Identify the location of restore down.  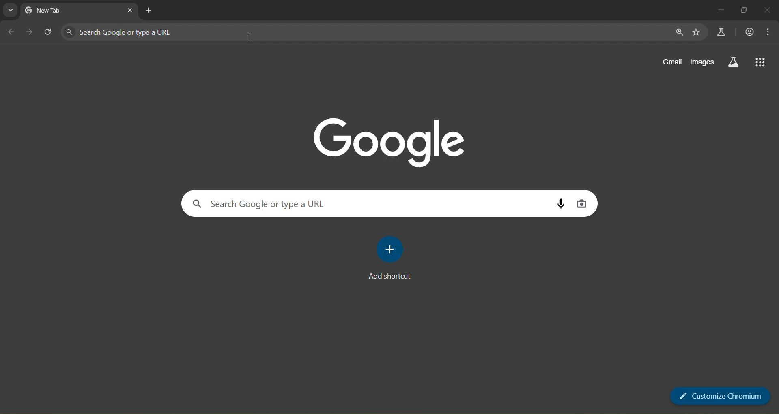
(745, 11).